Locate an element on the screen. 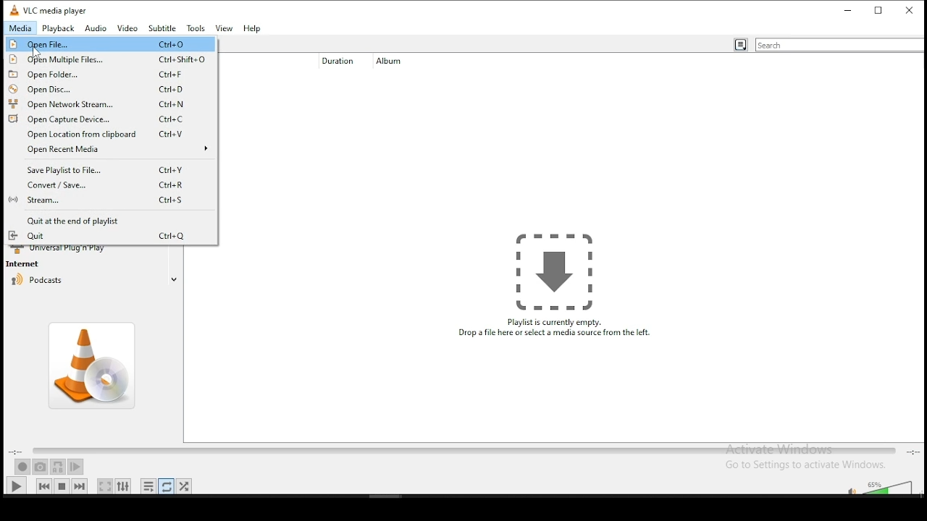 This screenshot has height=521, width=927. click to toggle between loop al, loop one, and no loop is located at coordinates (167, 486).